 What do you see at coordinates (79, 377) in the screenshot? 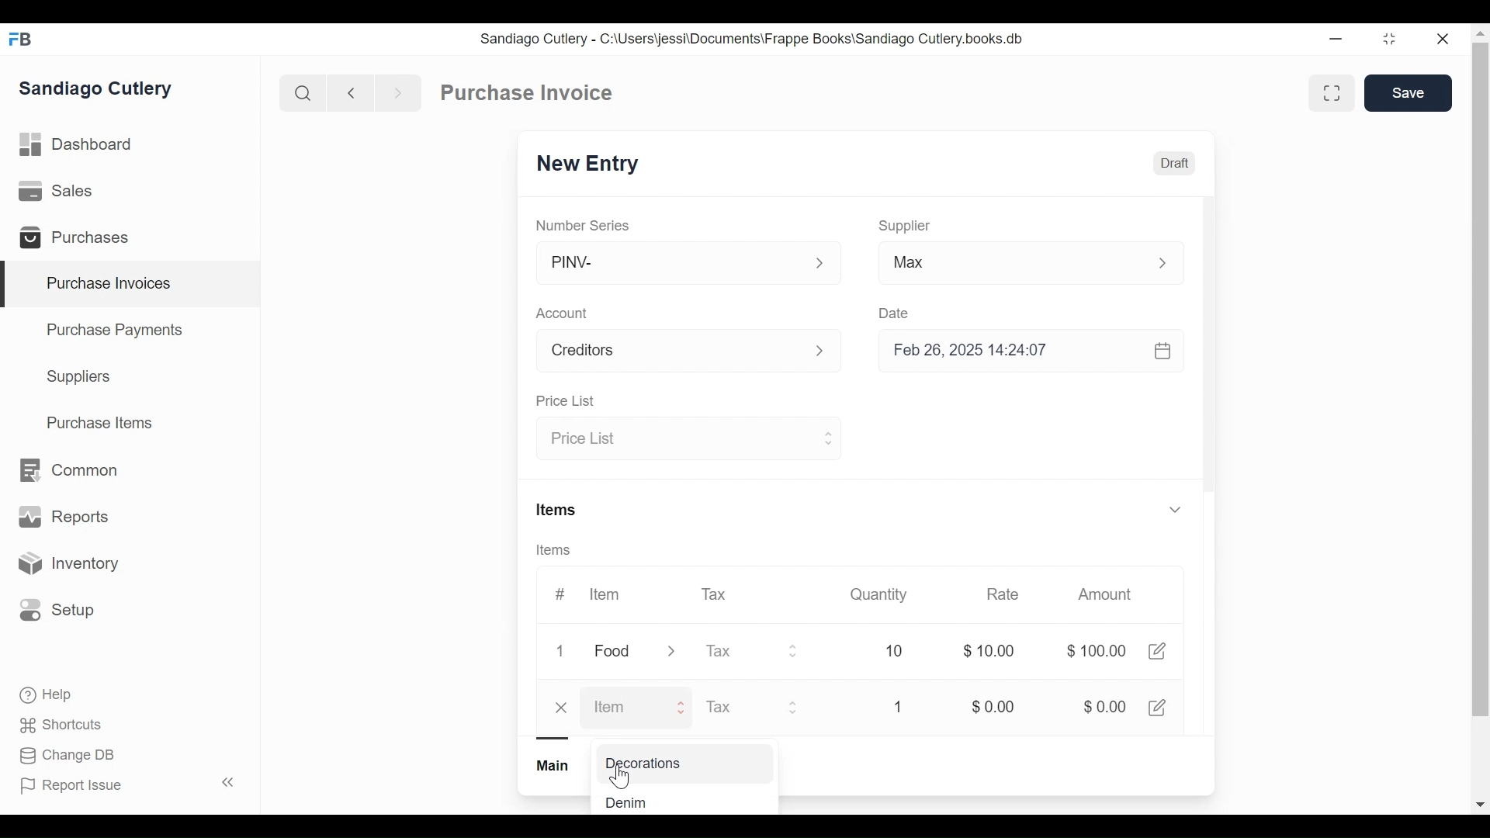
I see `Suppliers` at bounding box center [79, 377].